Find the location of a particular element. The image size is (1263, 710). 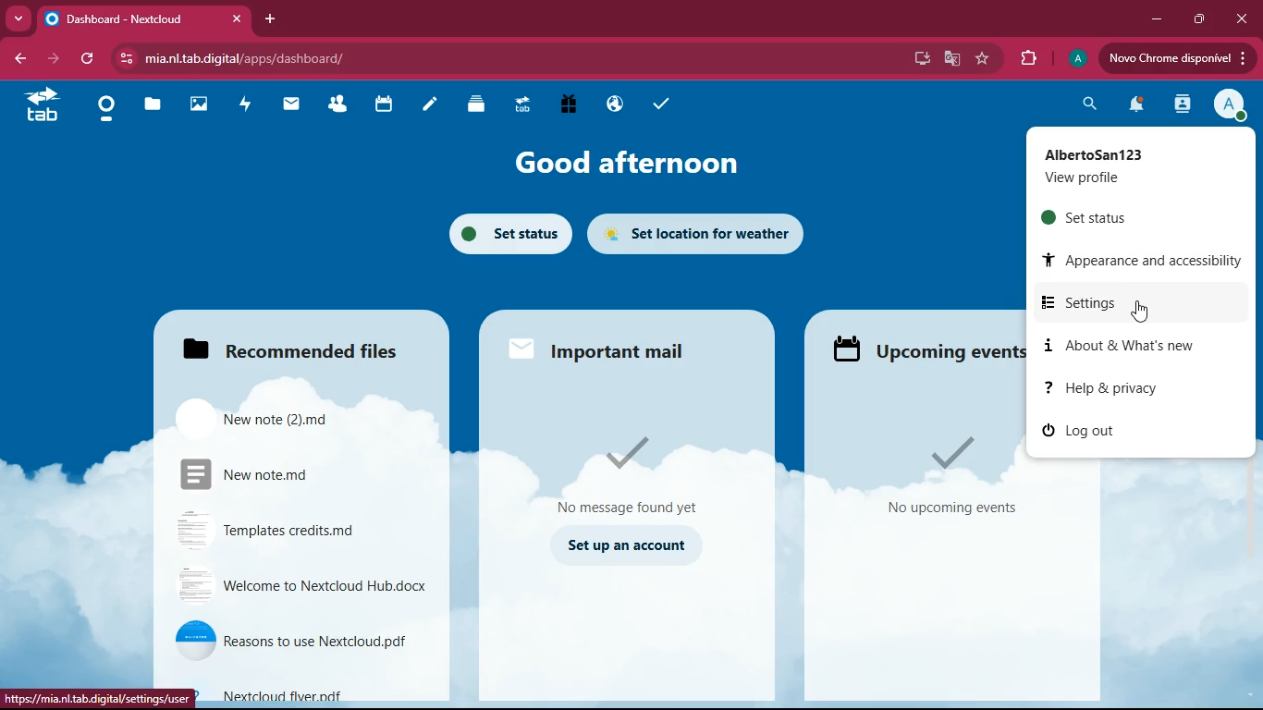

back is located at coordinates (18, 59).